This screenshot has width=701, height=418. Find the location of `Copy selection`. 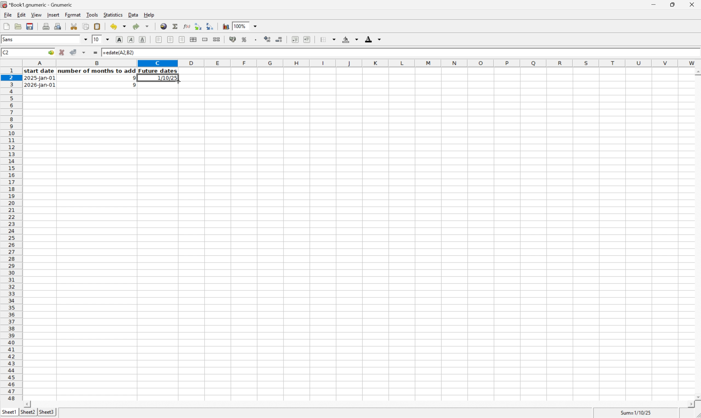

Copy selection is located at coordinates (86, 26).